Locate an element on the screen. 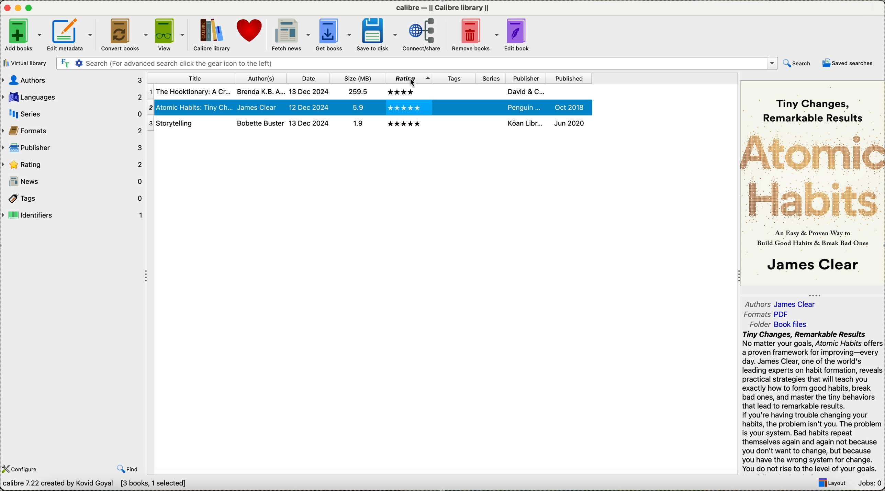 The width and height of the screenshot is (885, 491). Jobs: 0 is located at coordinates (869, 483).